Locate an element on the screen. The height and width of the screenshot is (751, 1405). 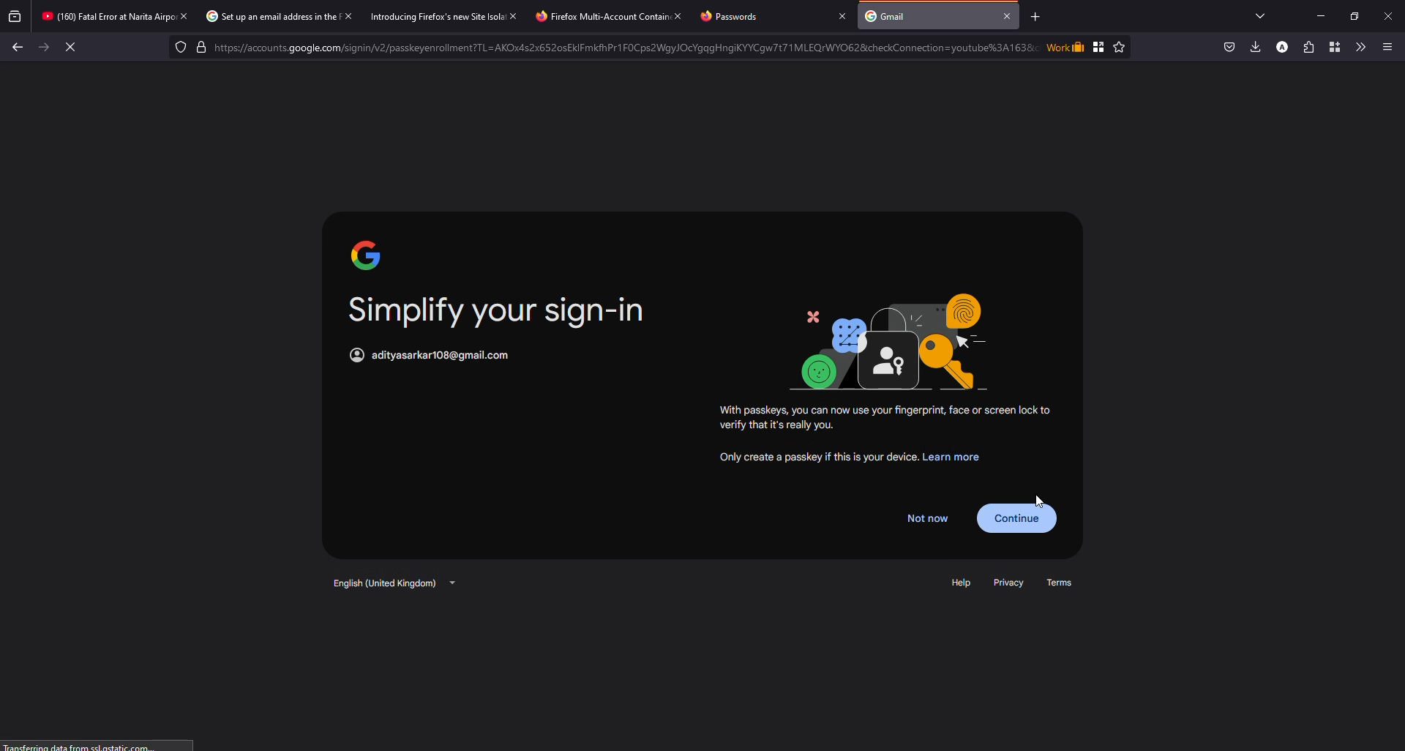
downloads is located at coordinates (1254, 47).